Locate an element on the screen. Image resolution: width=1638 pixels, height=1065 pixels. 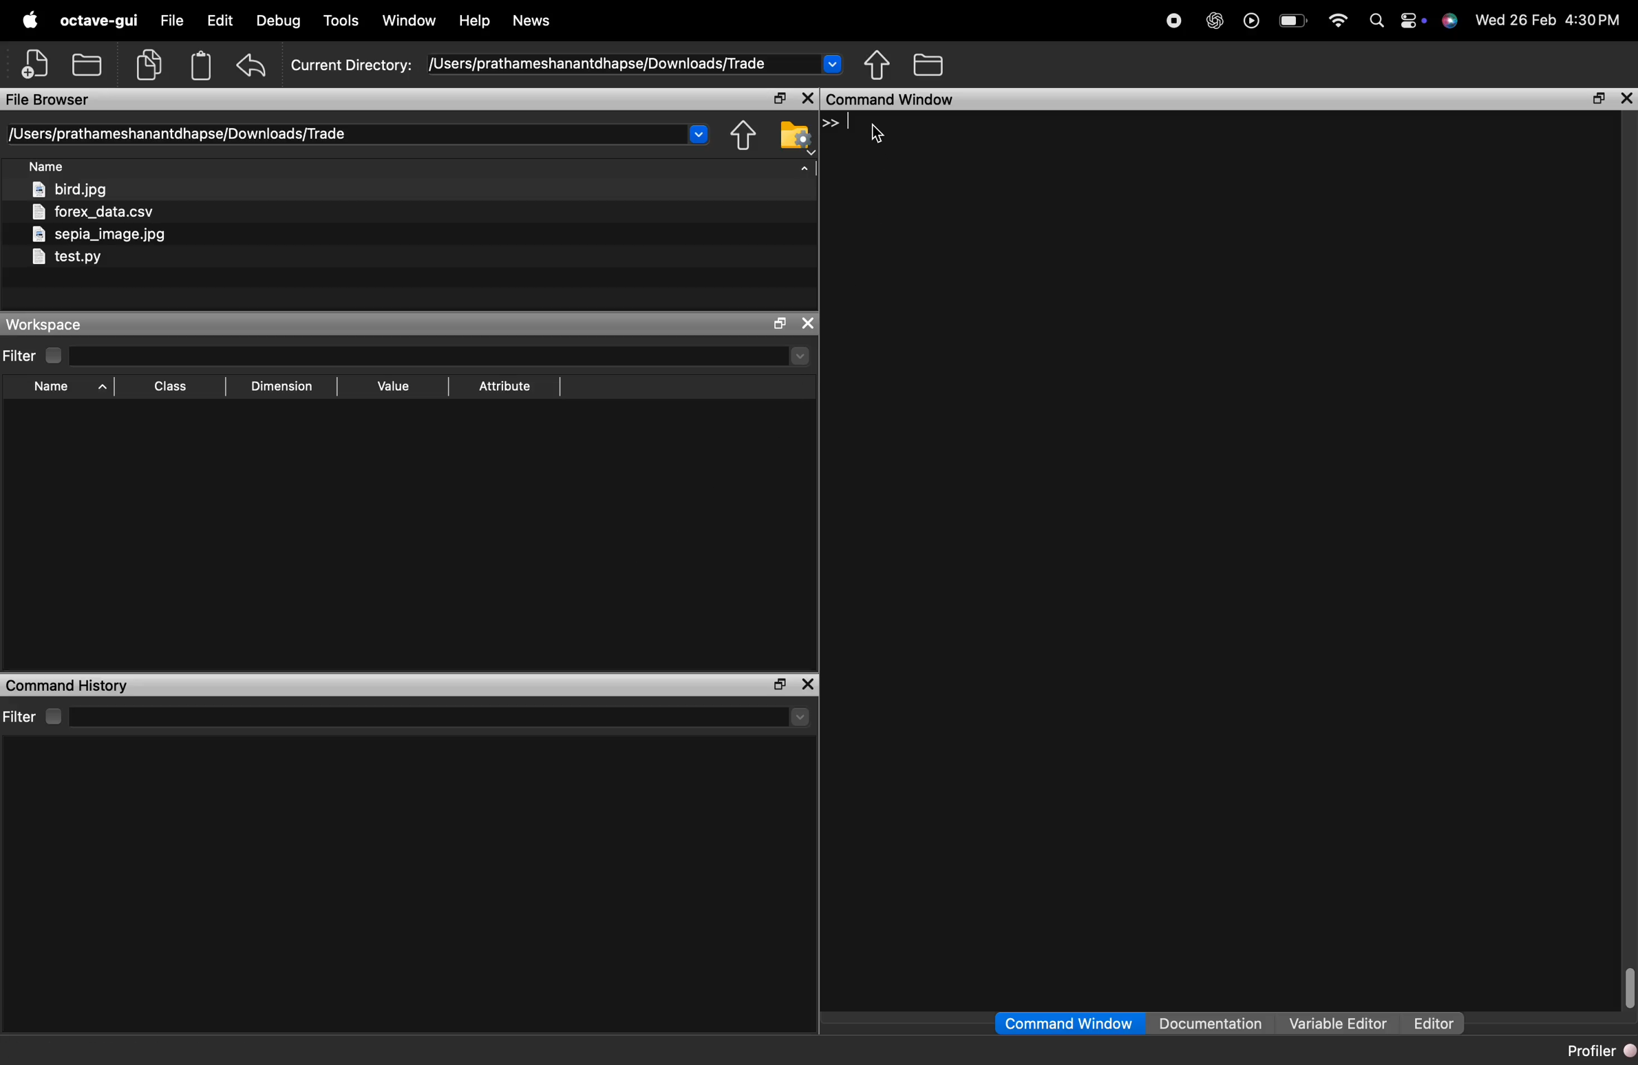
Clipboard  is located at coordinates (201, 65).